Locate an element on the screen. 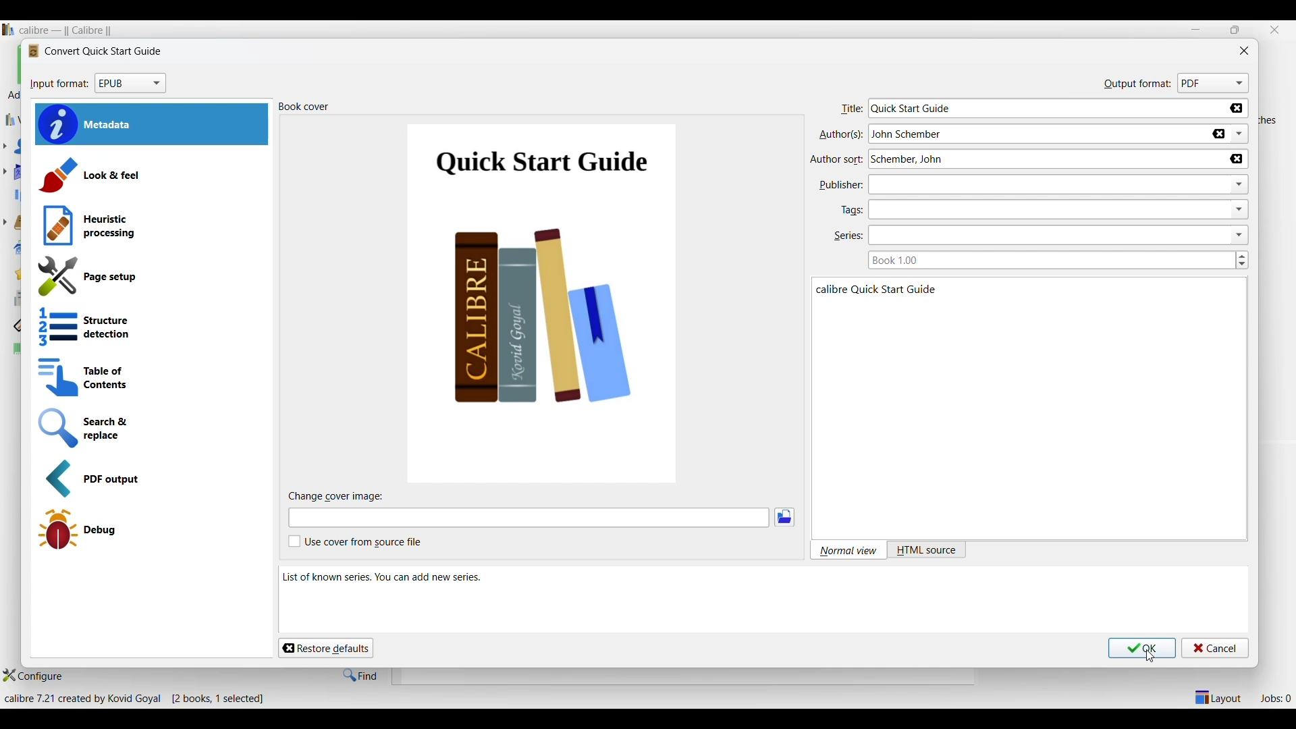  Search and replace is located at coordinates (146, 429).